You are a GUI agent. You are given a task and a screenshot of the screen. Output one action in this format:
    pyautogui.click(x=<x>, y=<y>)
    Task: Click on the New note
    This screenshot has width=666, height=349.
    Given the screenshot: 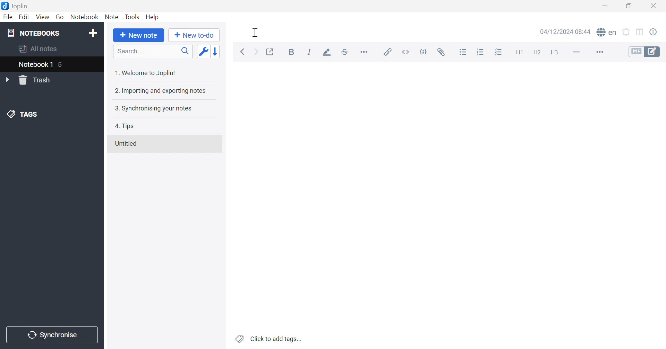 What is the action you would take?
    pyautogui.click(x=138, y=35)
    